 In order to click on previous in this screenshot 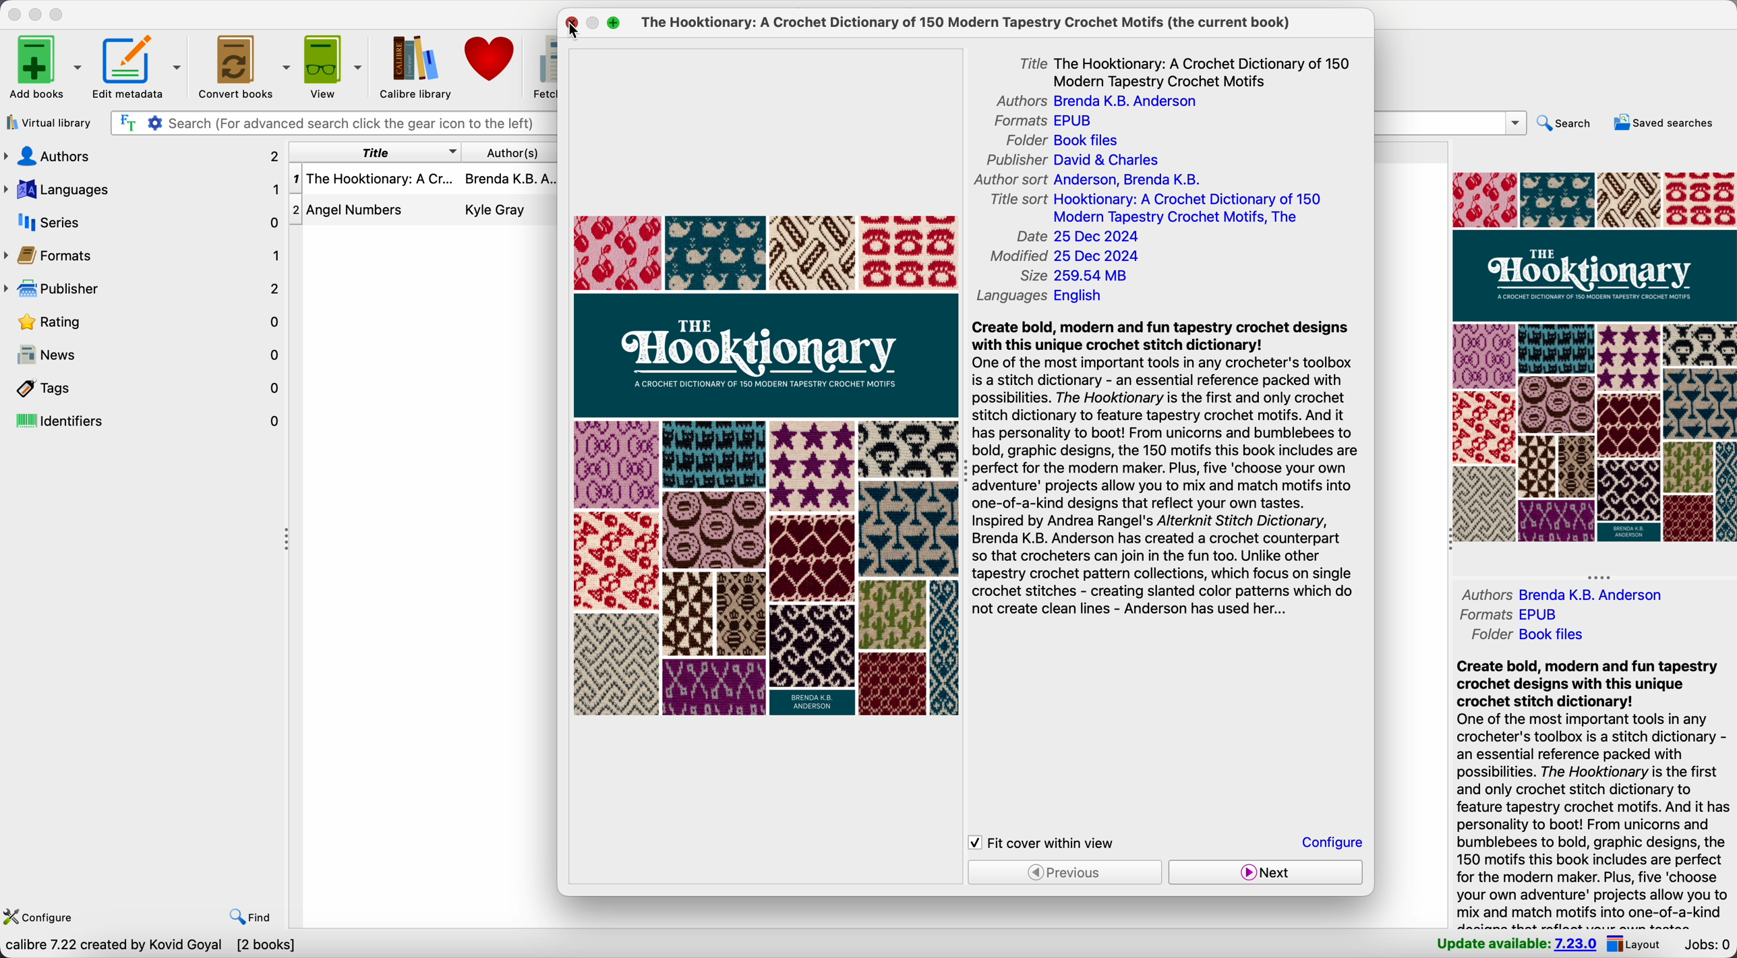, I will do `click(1065, 872)`.